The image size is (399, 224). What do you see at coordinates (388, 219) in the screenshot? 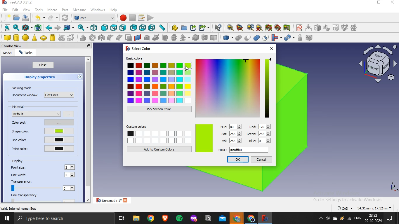
I see `notifications` at bounding box center [388, 219].